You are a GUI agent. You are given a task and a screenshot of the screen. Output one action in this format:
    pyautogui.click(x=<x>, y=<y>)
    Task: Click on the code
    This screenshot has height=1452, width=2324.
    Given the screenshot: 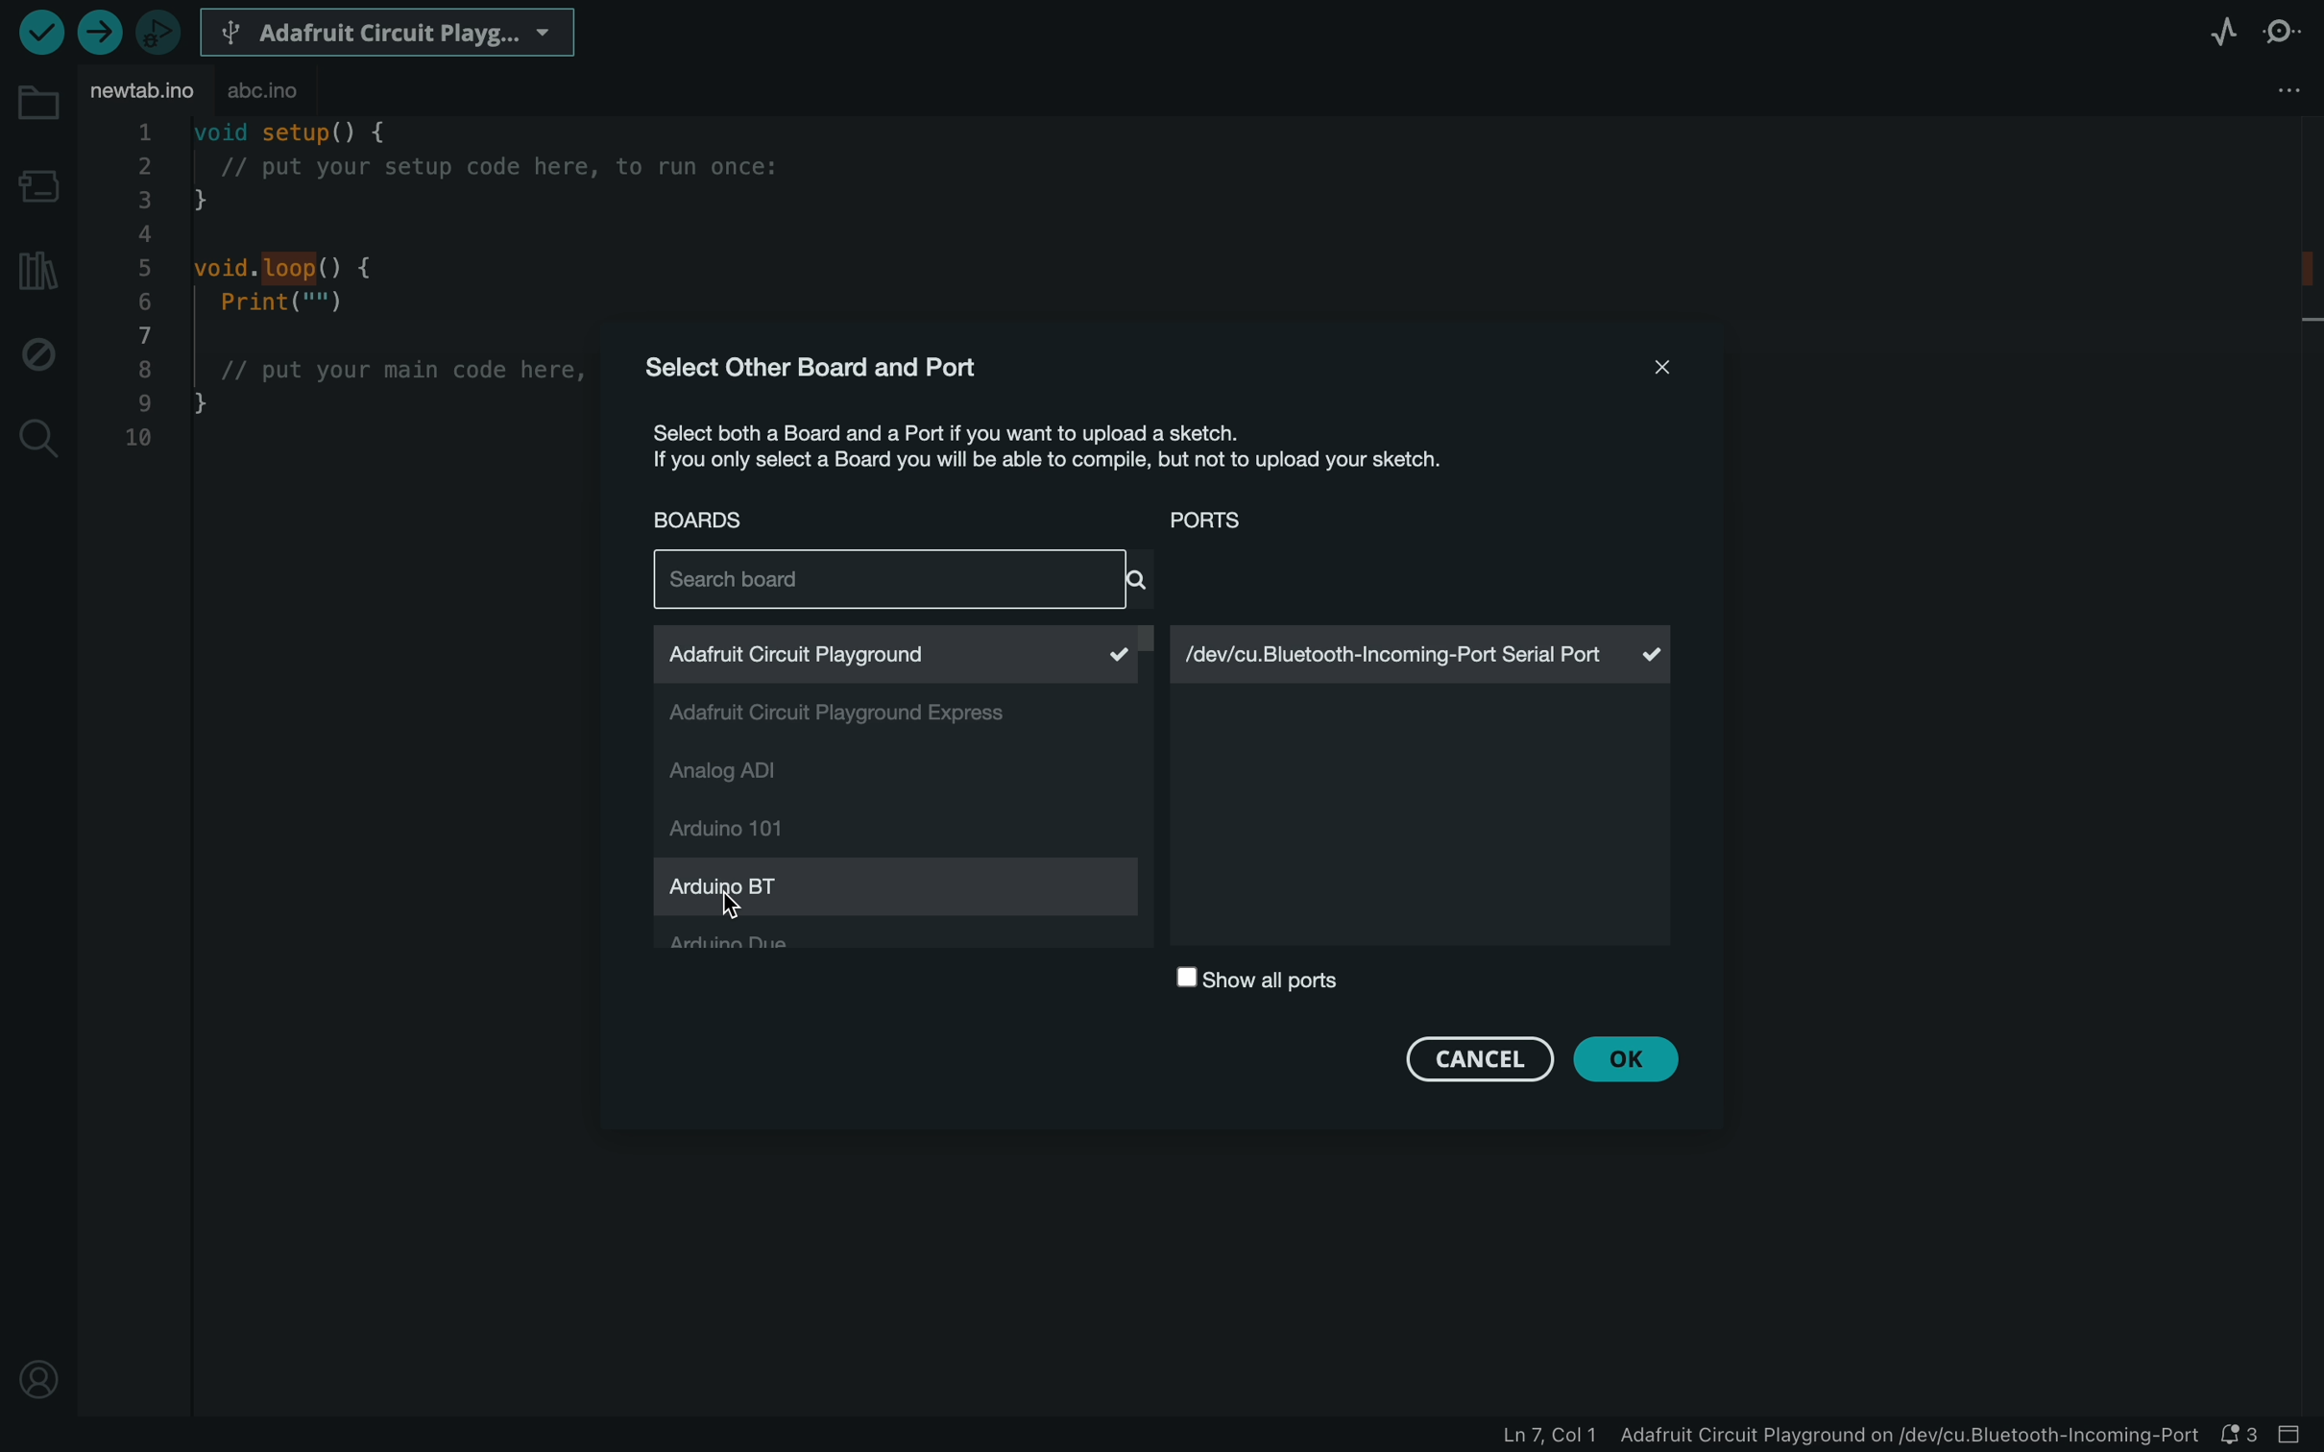 What is the action you would take?
    pyautogui.click(x=357, y=296)
    